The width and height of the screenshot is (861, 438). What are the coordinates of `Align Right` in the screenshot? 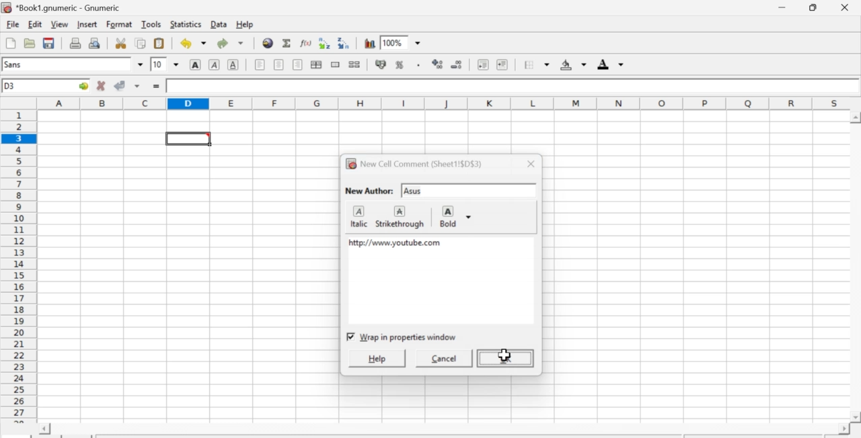 It's located at (298, 65).